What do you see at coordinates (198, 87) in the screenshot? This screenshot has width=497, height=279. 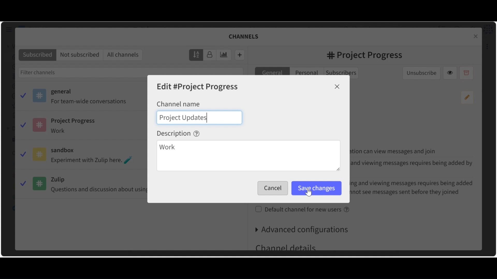 I see `Edit Channel` at bounding box center [198, 87].